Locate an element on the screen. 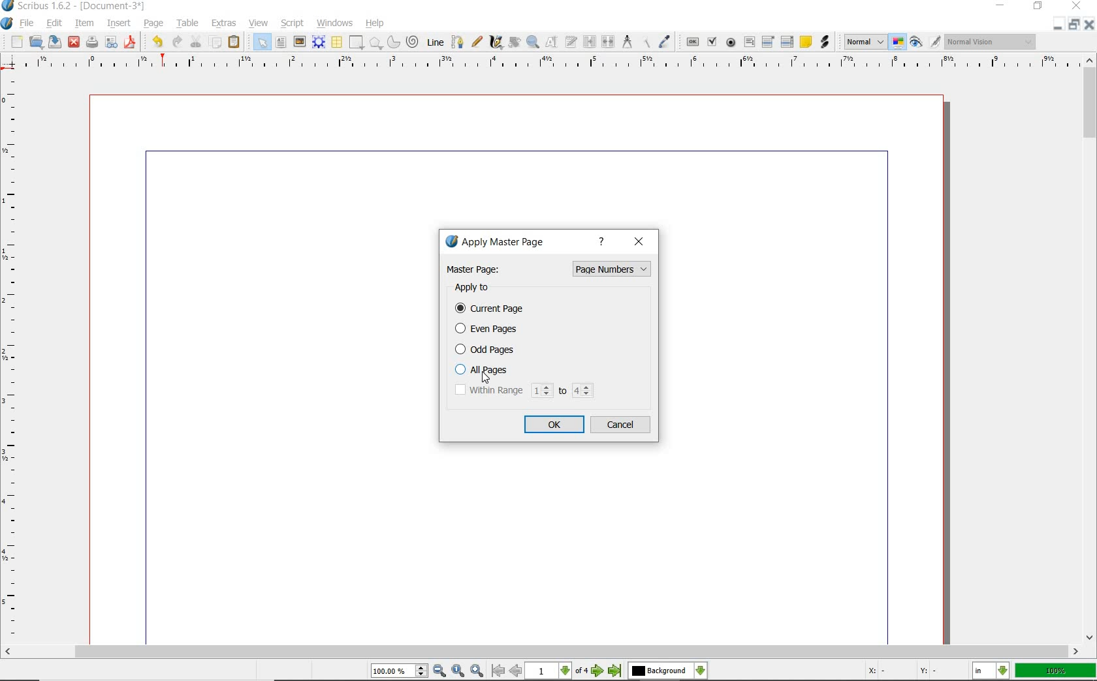  file is located at coordinates (28, 23).